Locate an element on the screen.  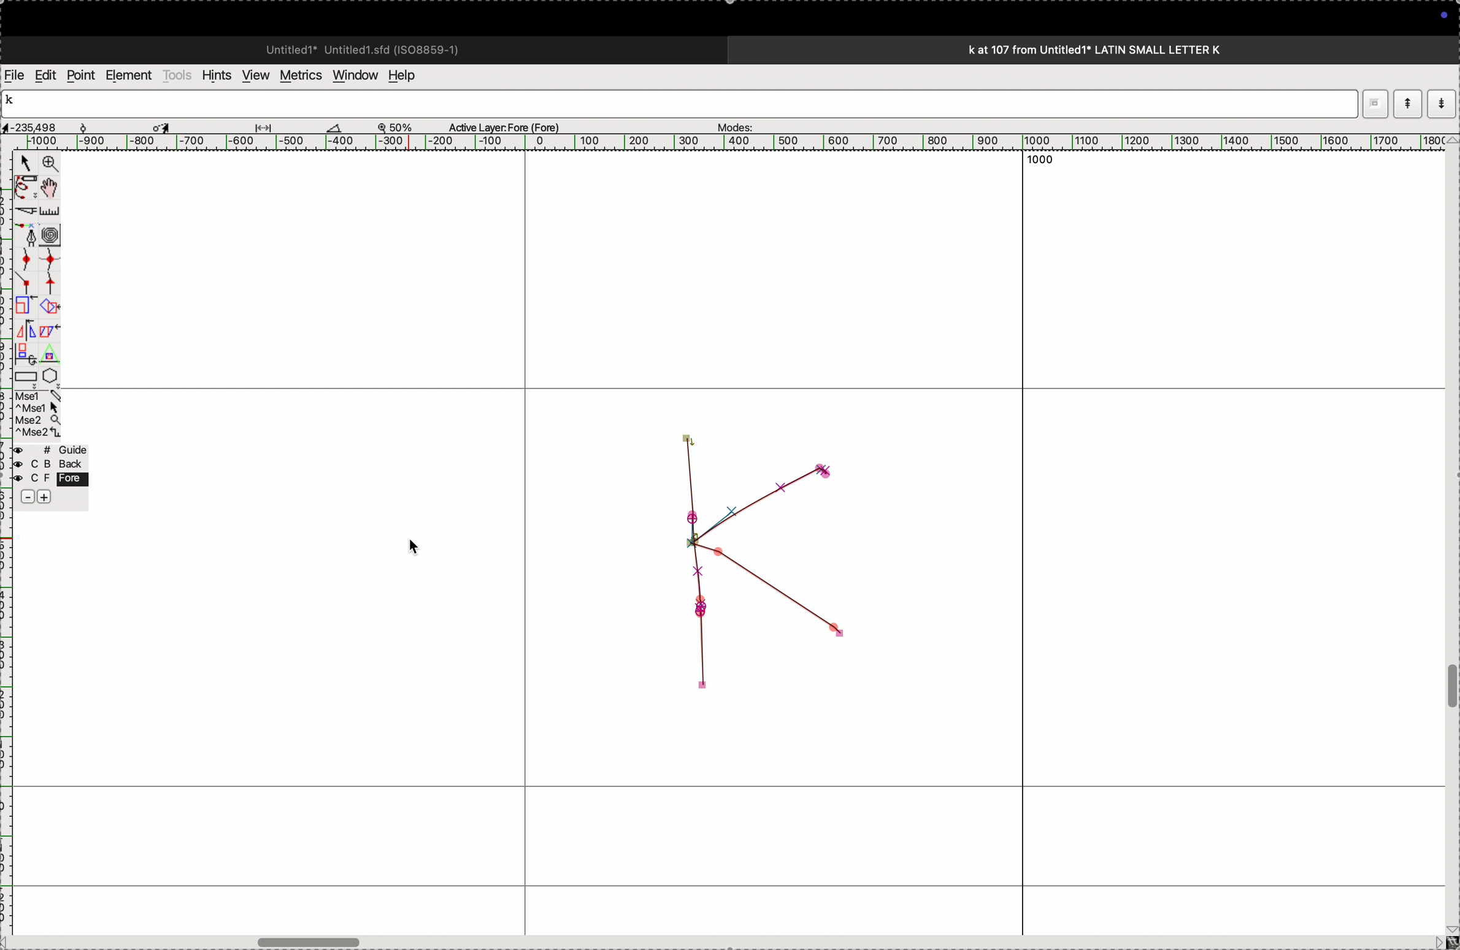
zoom is located at coordinates (48, 165).